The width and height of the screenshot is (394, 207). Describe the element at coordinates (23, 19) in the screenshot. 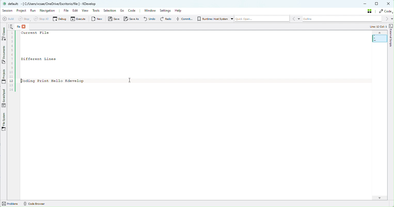

I see `Stop` at that location.